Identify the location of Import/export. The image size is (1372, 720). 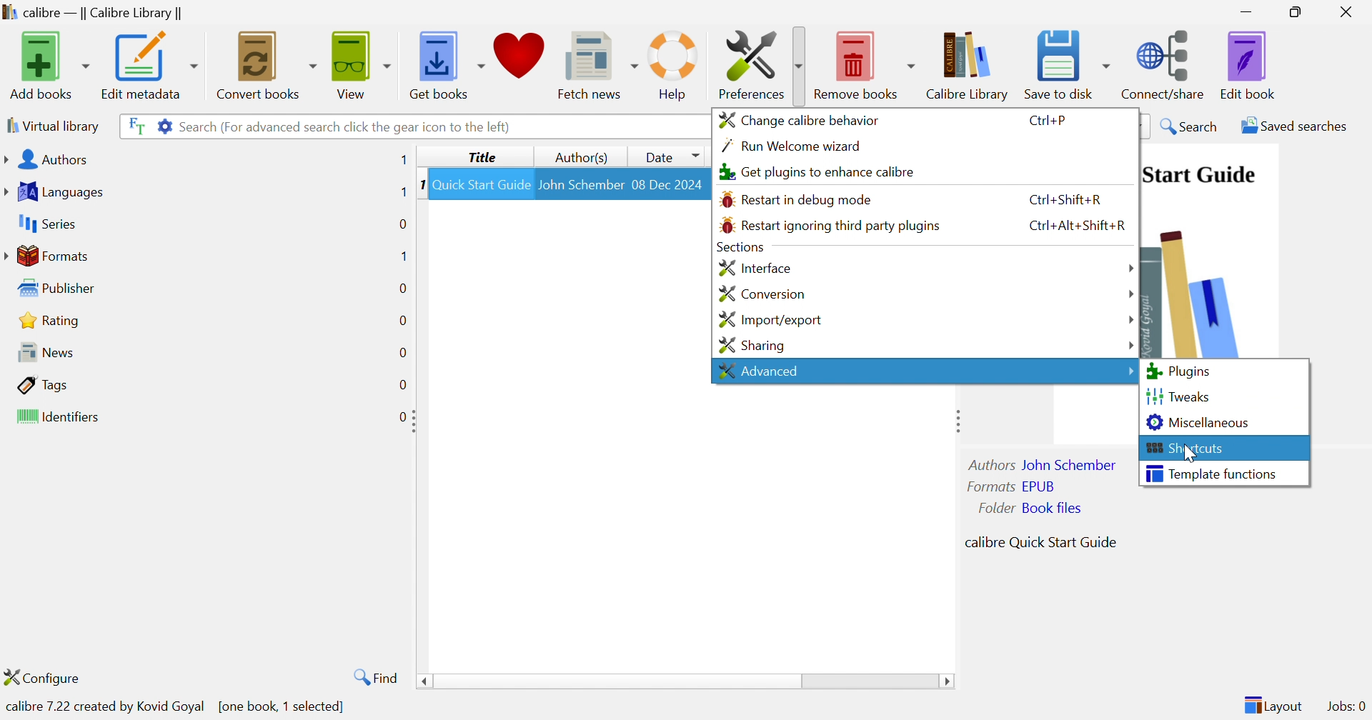
(768, 320).